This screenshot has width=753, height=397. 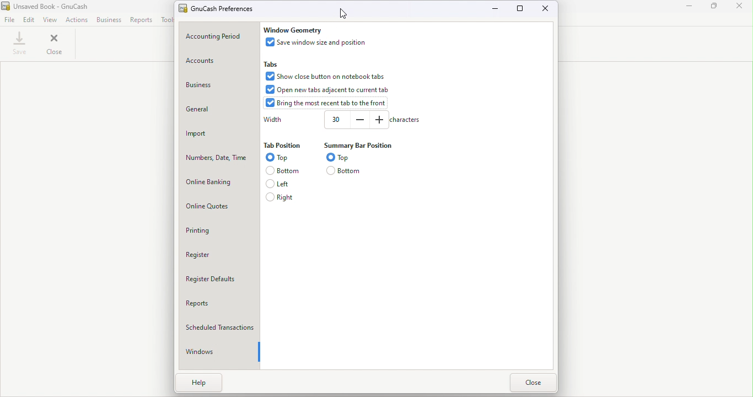 I want to click on Close, so click(x=532, y=383).